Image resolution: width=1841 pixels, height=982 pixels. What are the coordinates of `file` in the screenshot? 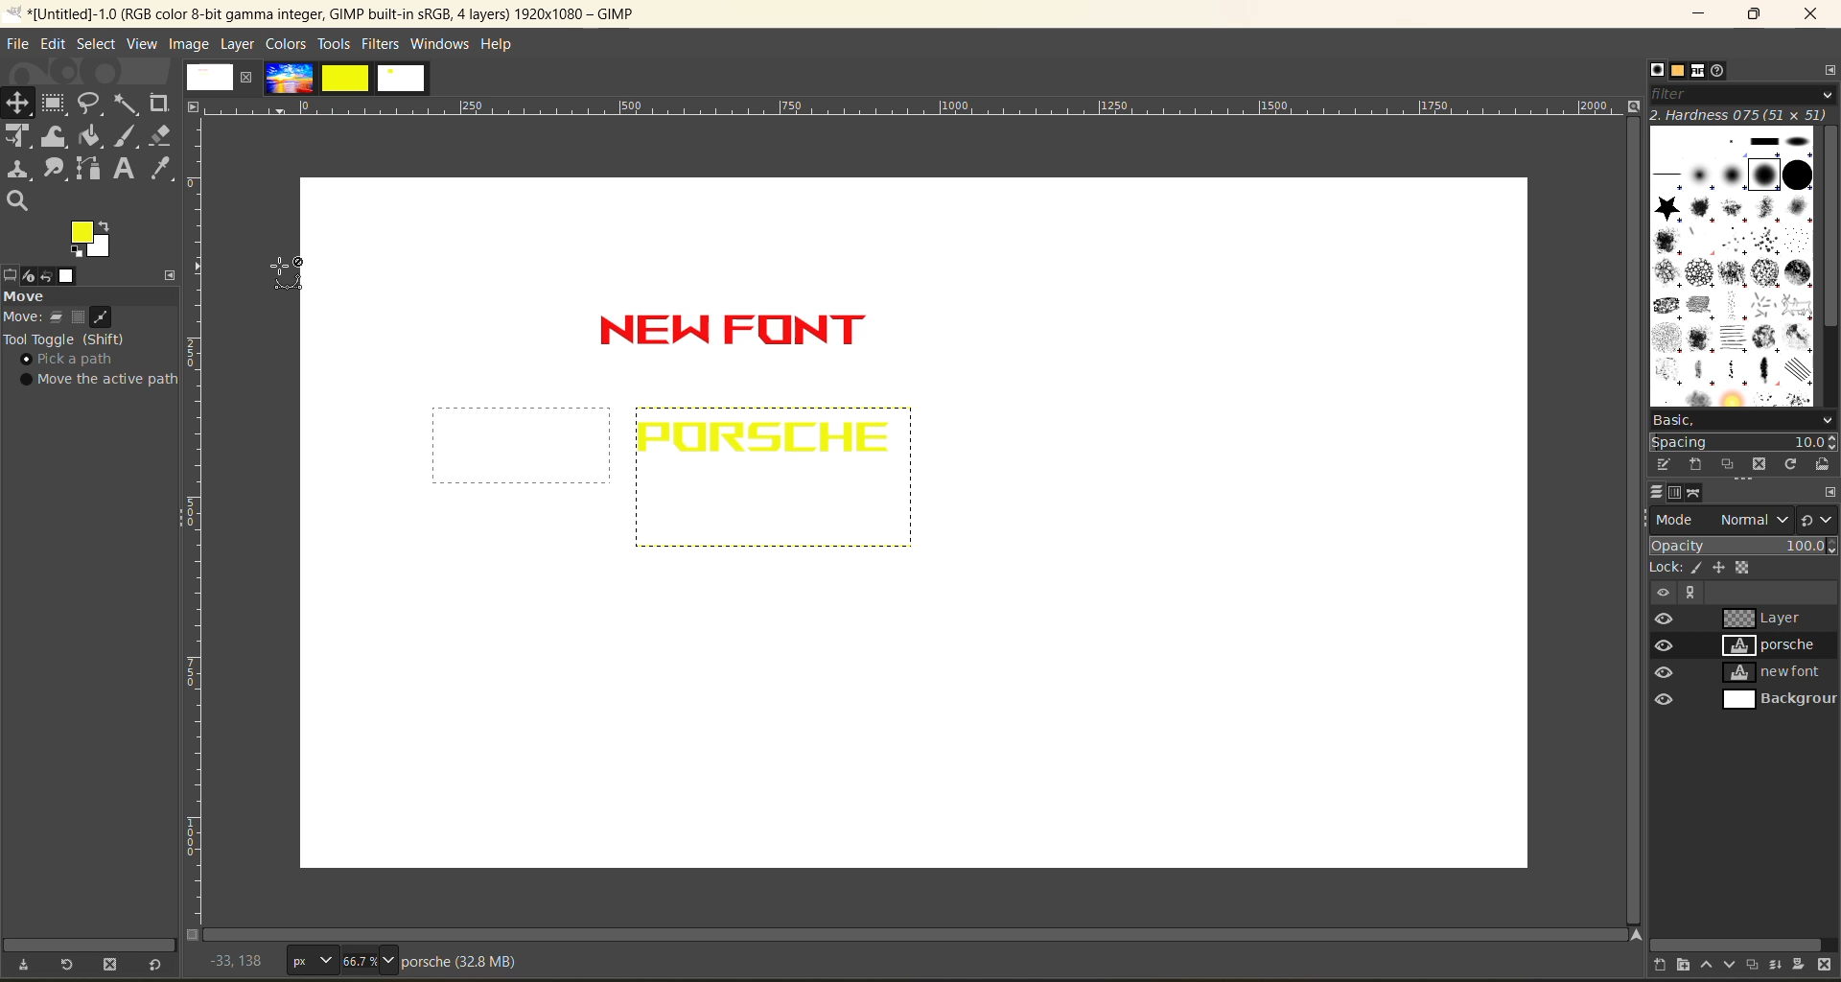 It's located at (16, 43).